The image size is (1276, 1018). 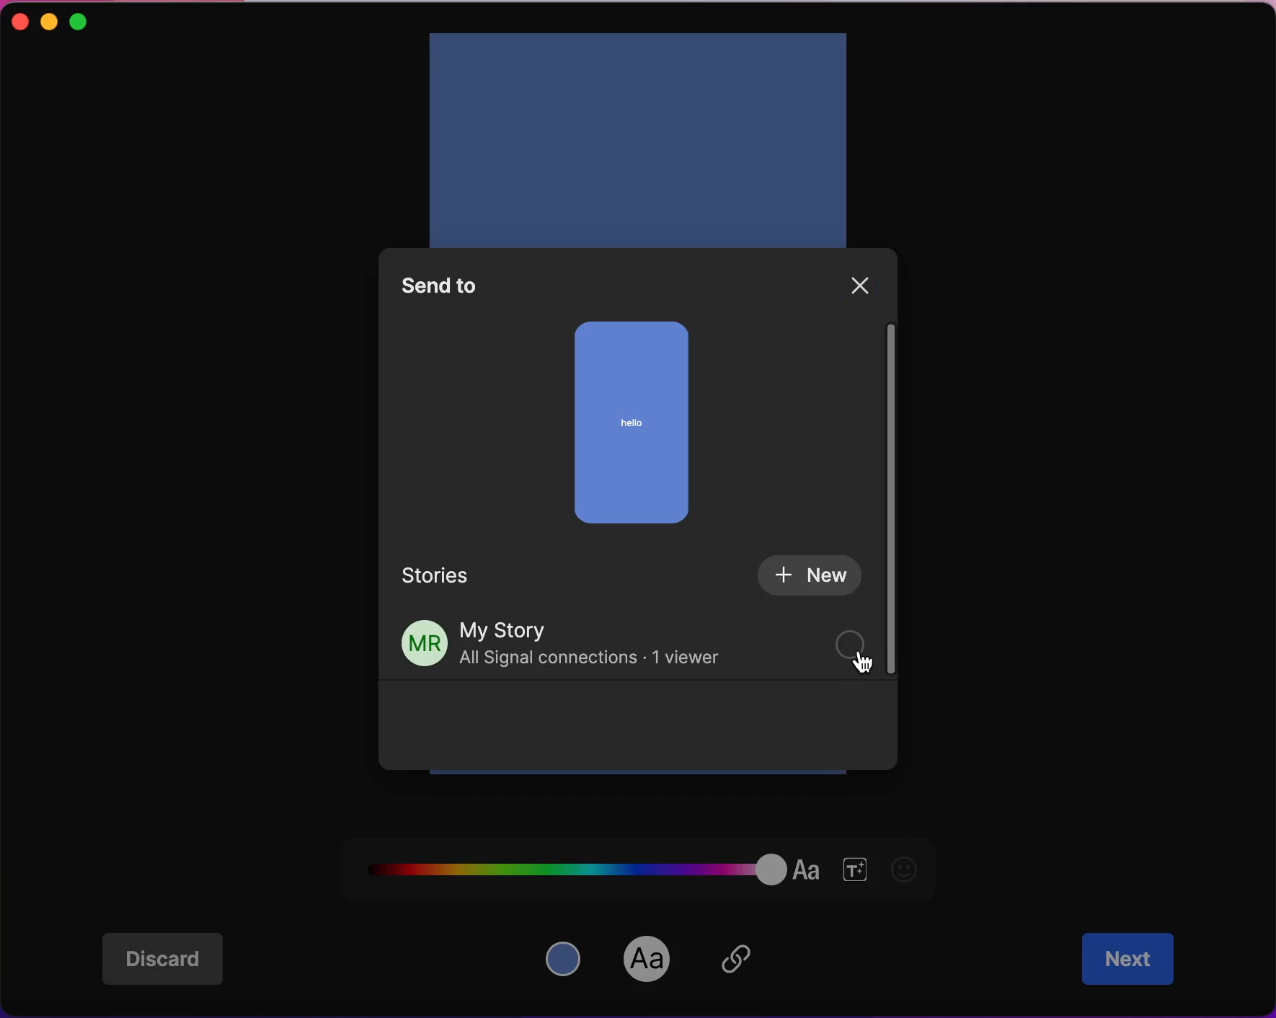 I want to click on next, so click(x=1131, y=960).